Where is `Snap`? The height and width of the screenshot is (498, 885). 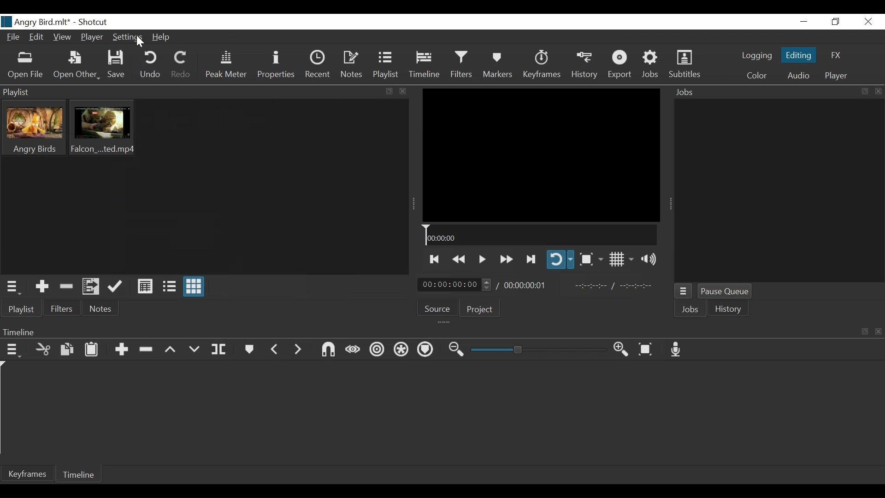
Snap is located at coordinates (329, 350).